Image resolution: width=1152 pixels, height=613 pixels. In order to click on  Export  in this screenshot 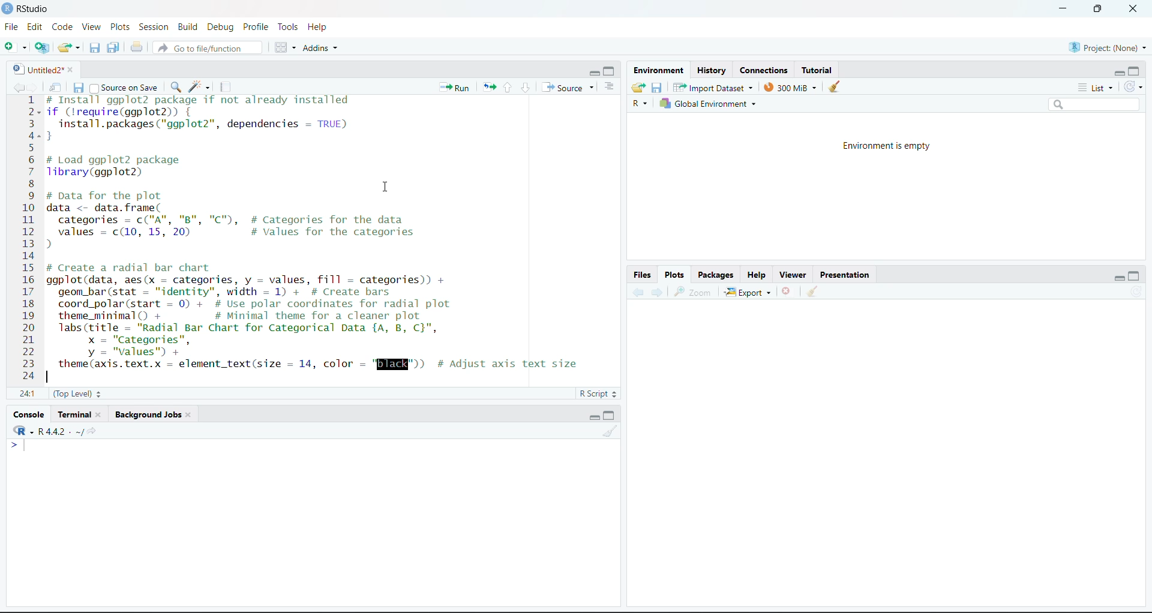, I will do `click(746, 291)`.